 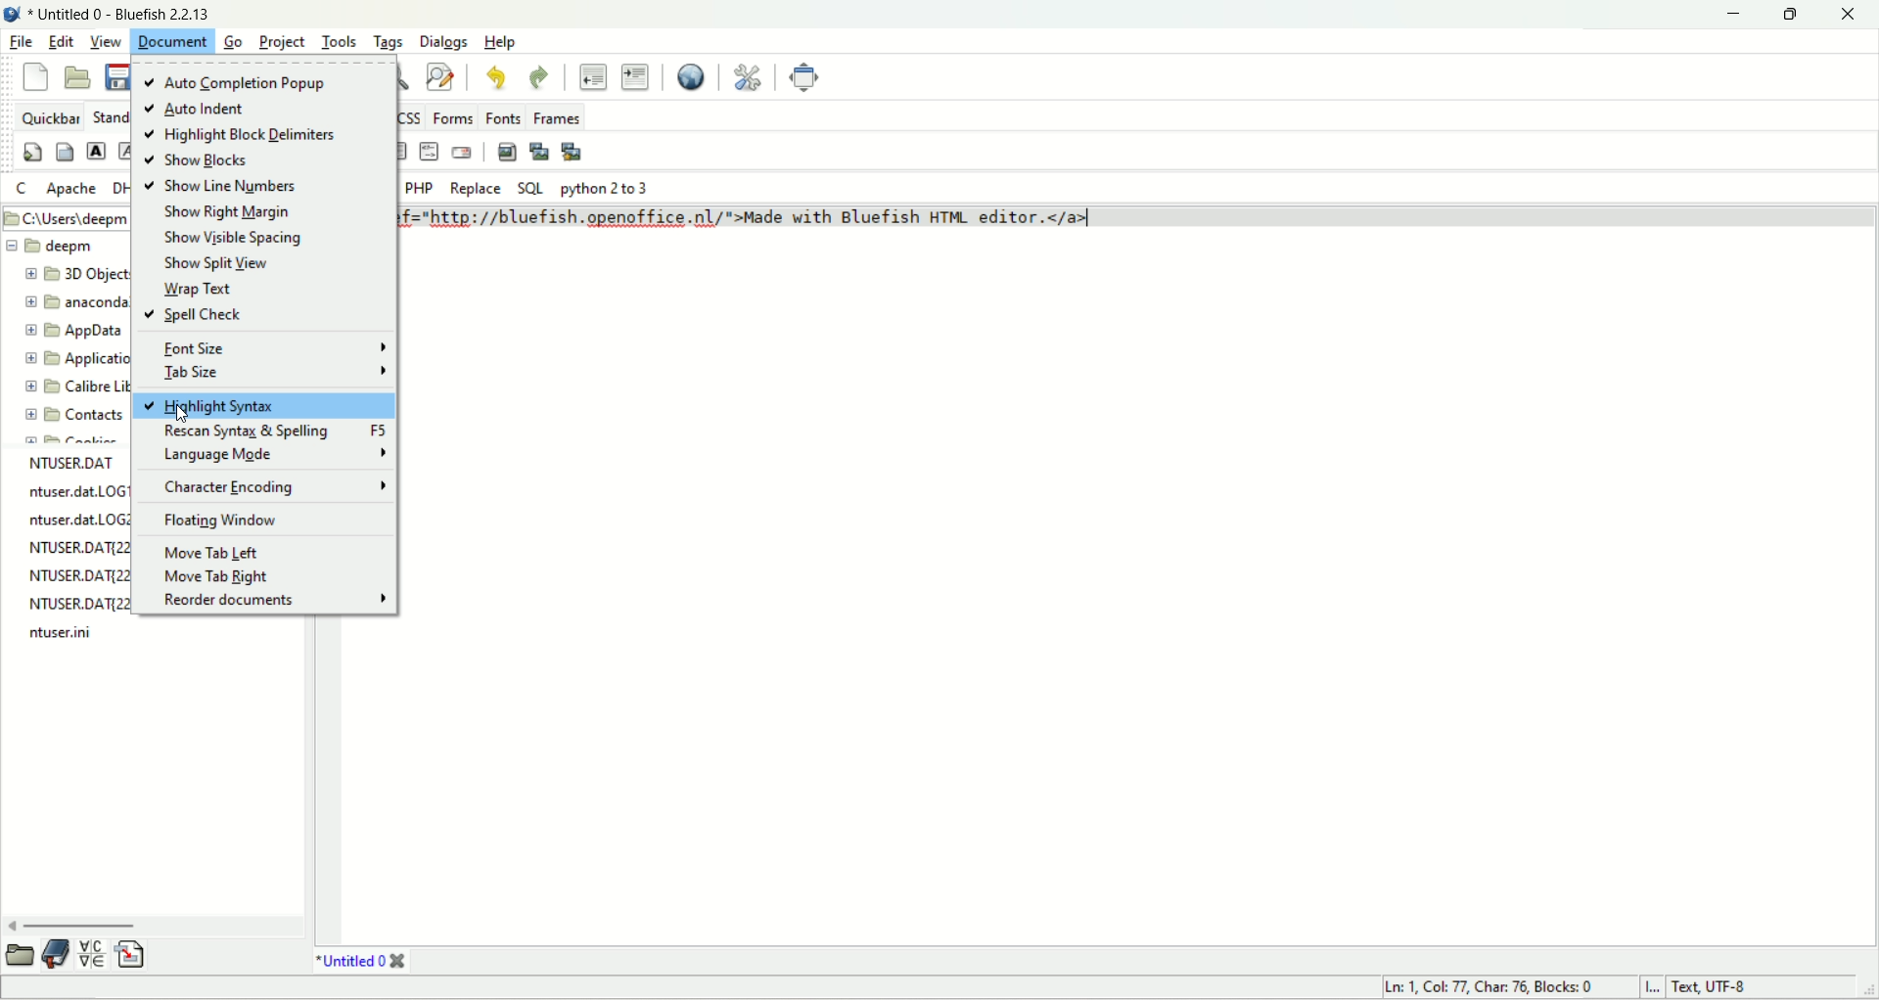 I want to click on file, so click(x=21, y=42).